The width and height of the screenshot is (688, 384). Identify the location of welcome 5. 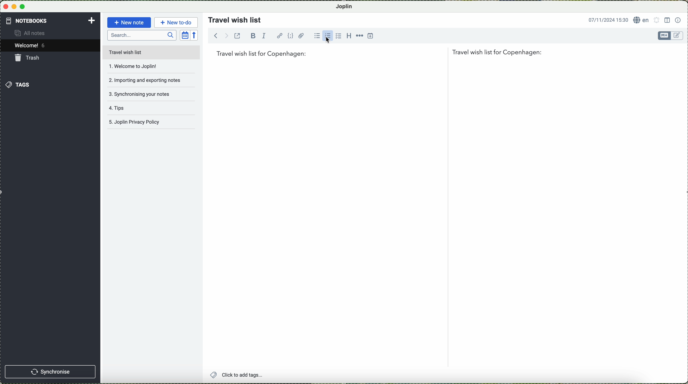
(31, 46).